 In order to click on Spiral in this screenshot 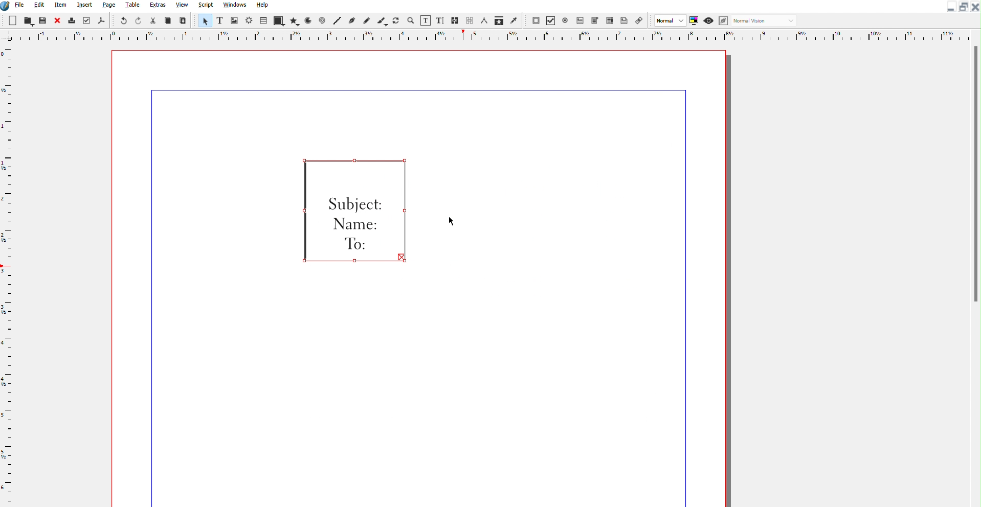, I will do `click(322, 20)`.